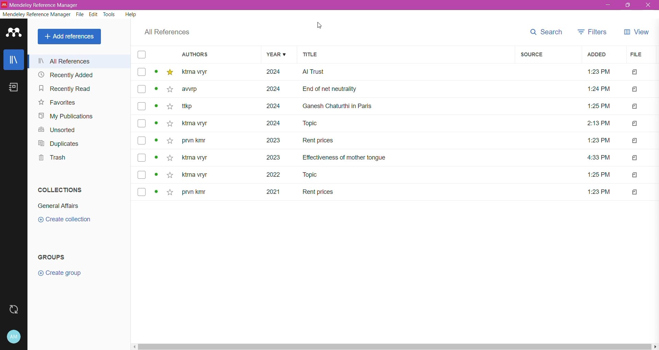 The height and width of the screenshot is (350, 659). Describe the element at coordinates (599, 140) in the screenshot. I see `1:23 PM` at that location.